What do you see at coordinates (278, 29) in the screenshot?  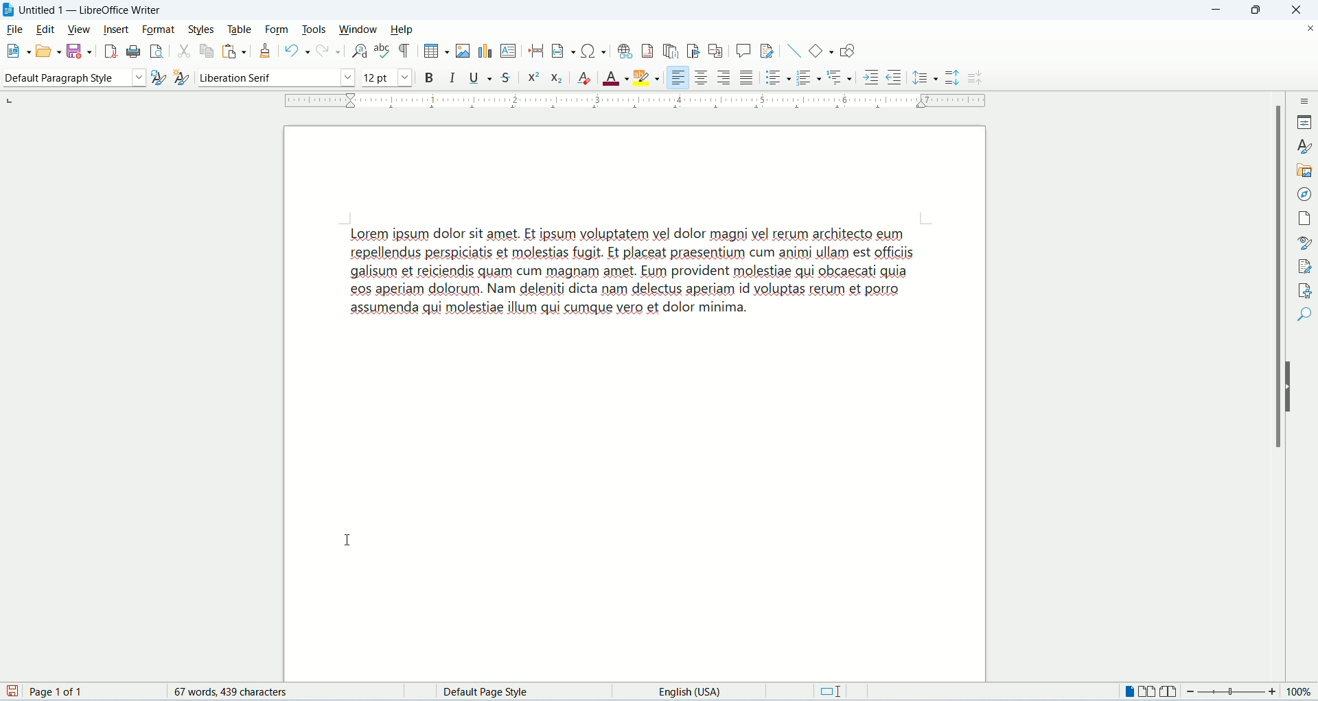 I see `form` at bounding box center [278, 29].